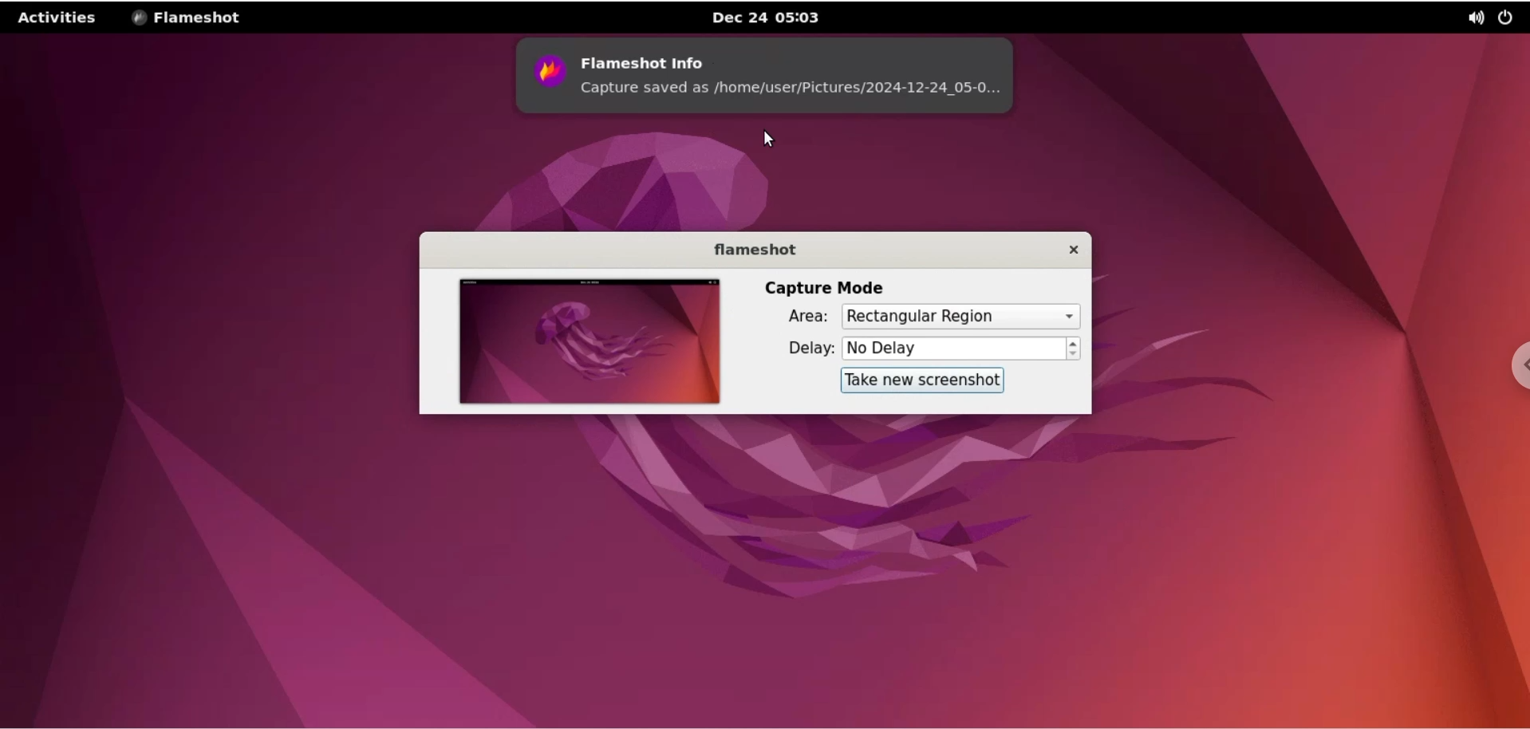 Image resolution: width=1530 pixels, height=729 pixels. Describe the element at coordinates (953, 348) in the screenshot. I see `No Delay` at that location.